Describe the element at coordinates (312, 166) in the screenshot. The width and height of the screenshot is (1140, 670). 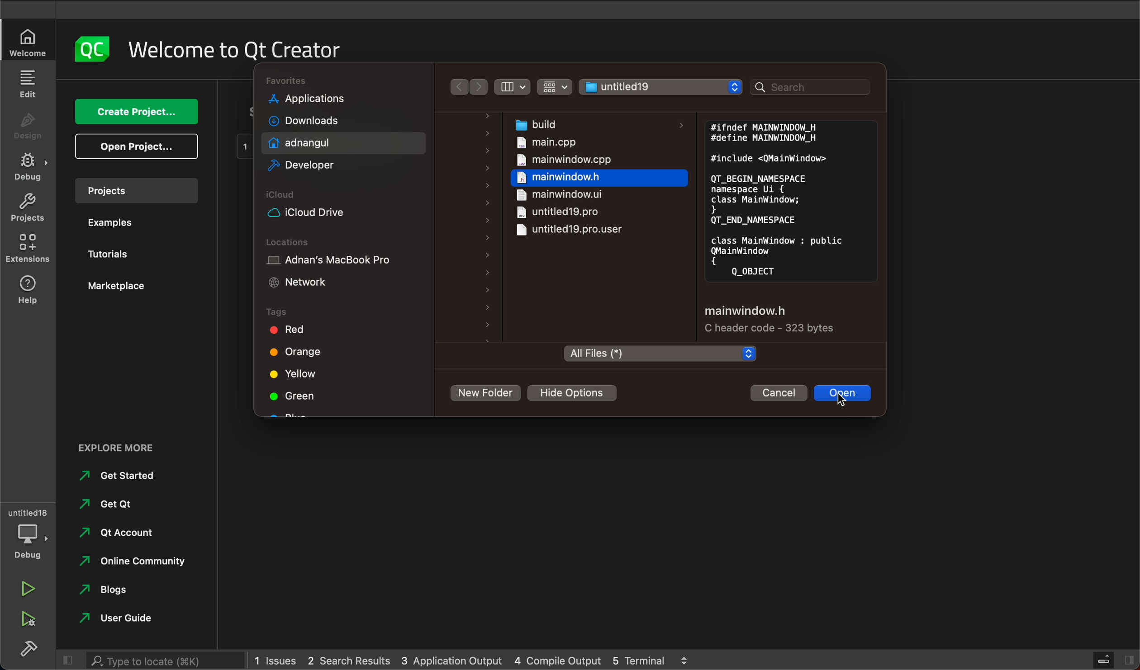
I see `developer` at that location.